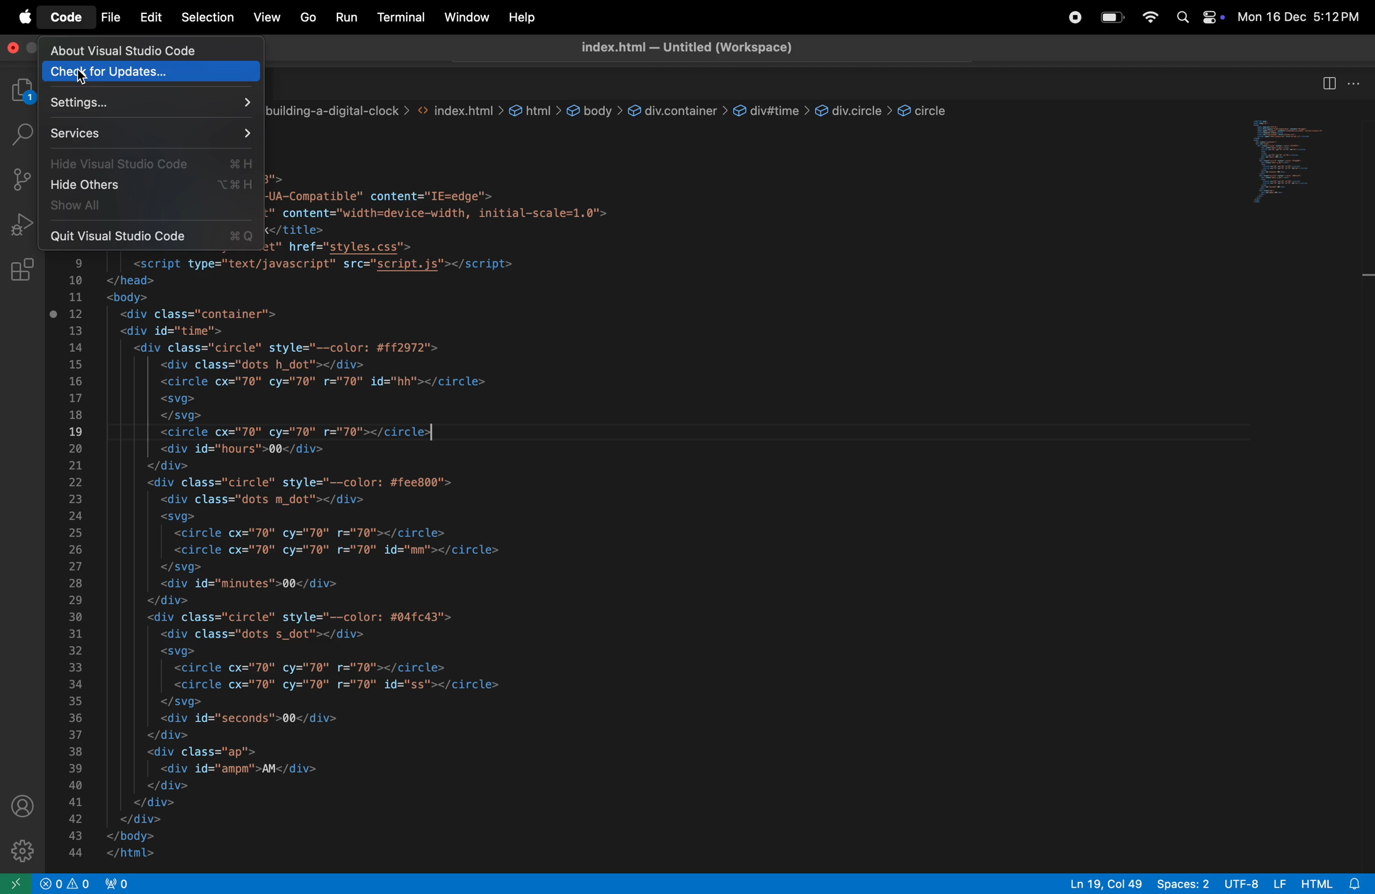  What do you see at coordinates (169, 736) in the screenshot?
I see `</div>` at bounding box center [169, 736].